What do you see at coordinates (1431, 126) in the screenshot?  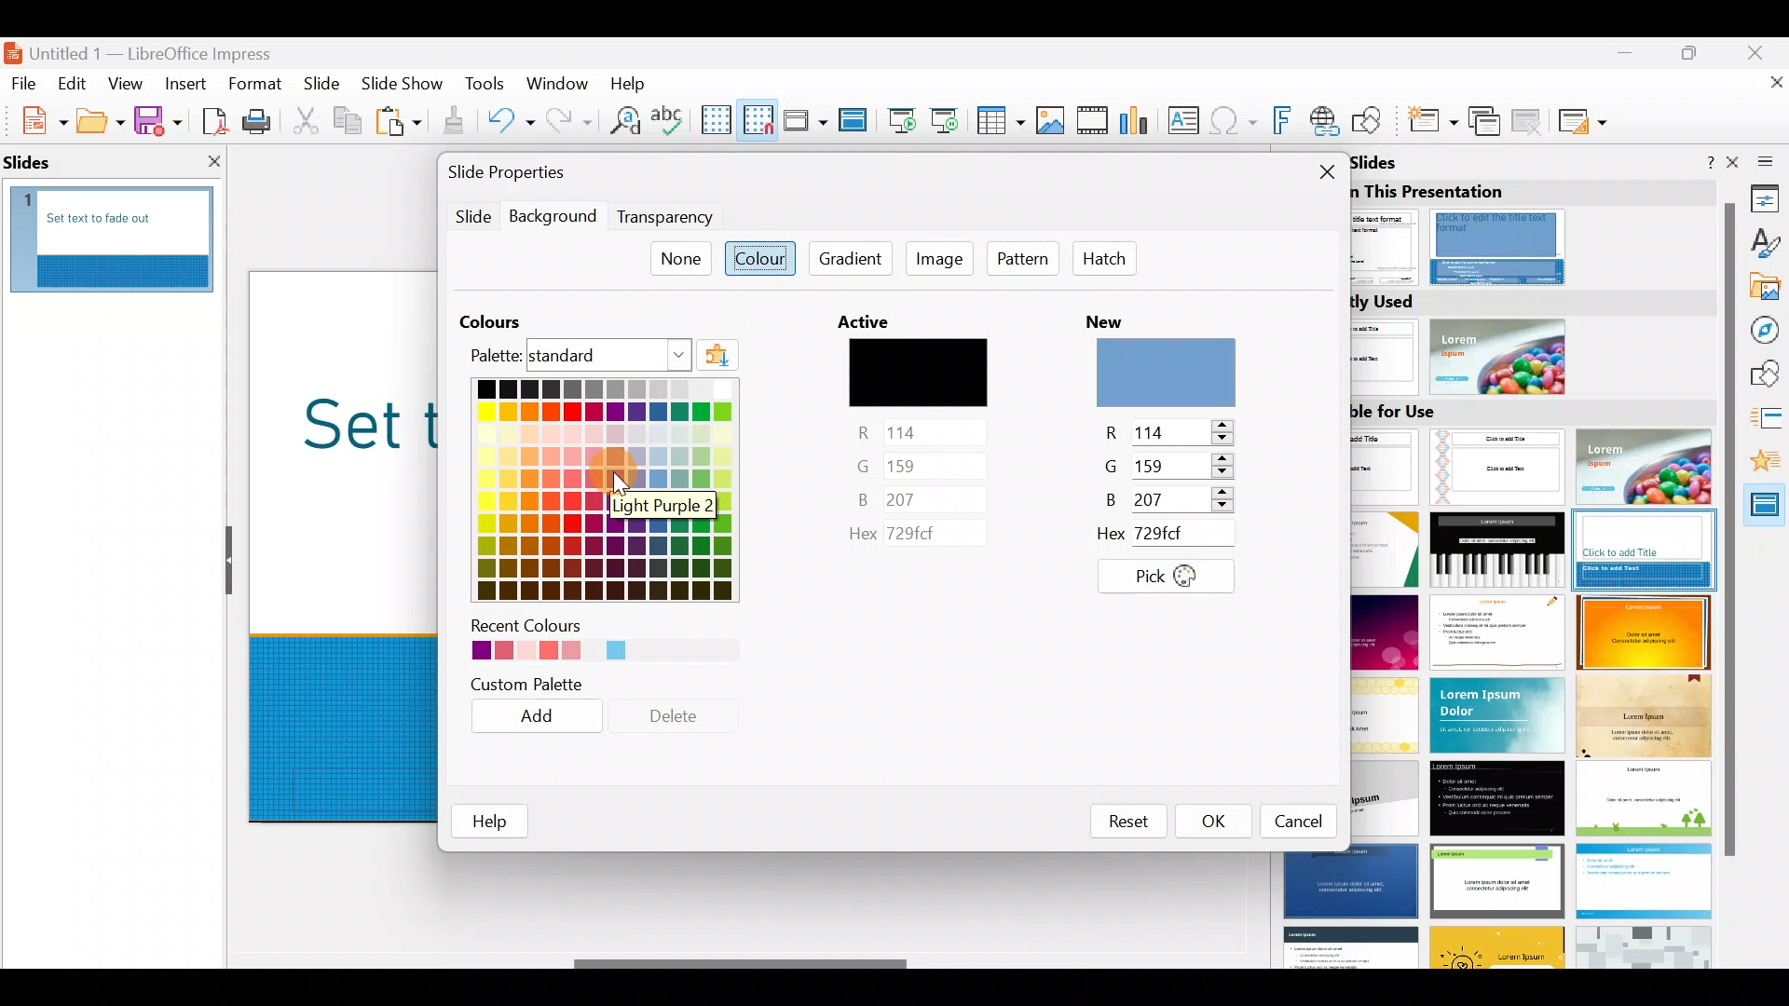 I see `New slide` at bounding box center [1431, 126].